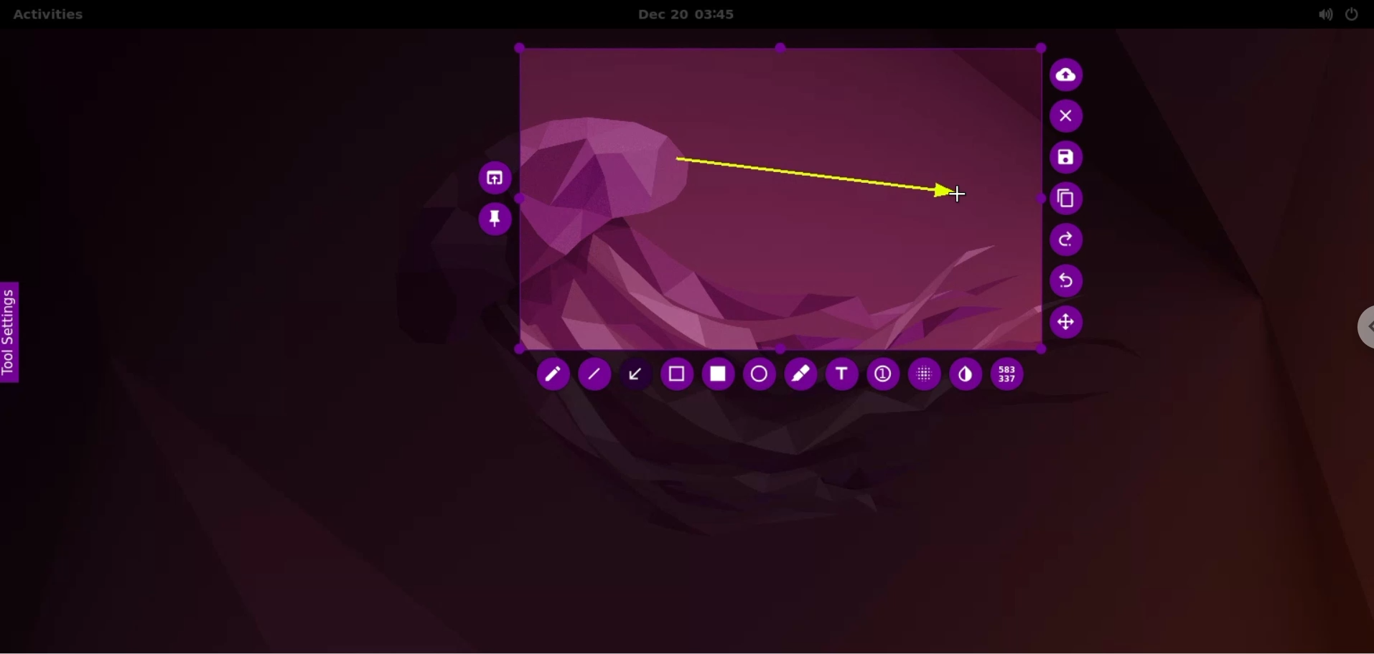 The image size is (1374, 654). I want to click on auto increment , so click(882, 376).